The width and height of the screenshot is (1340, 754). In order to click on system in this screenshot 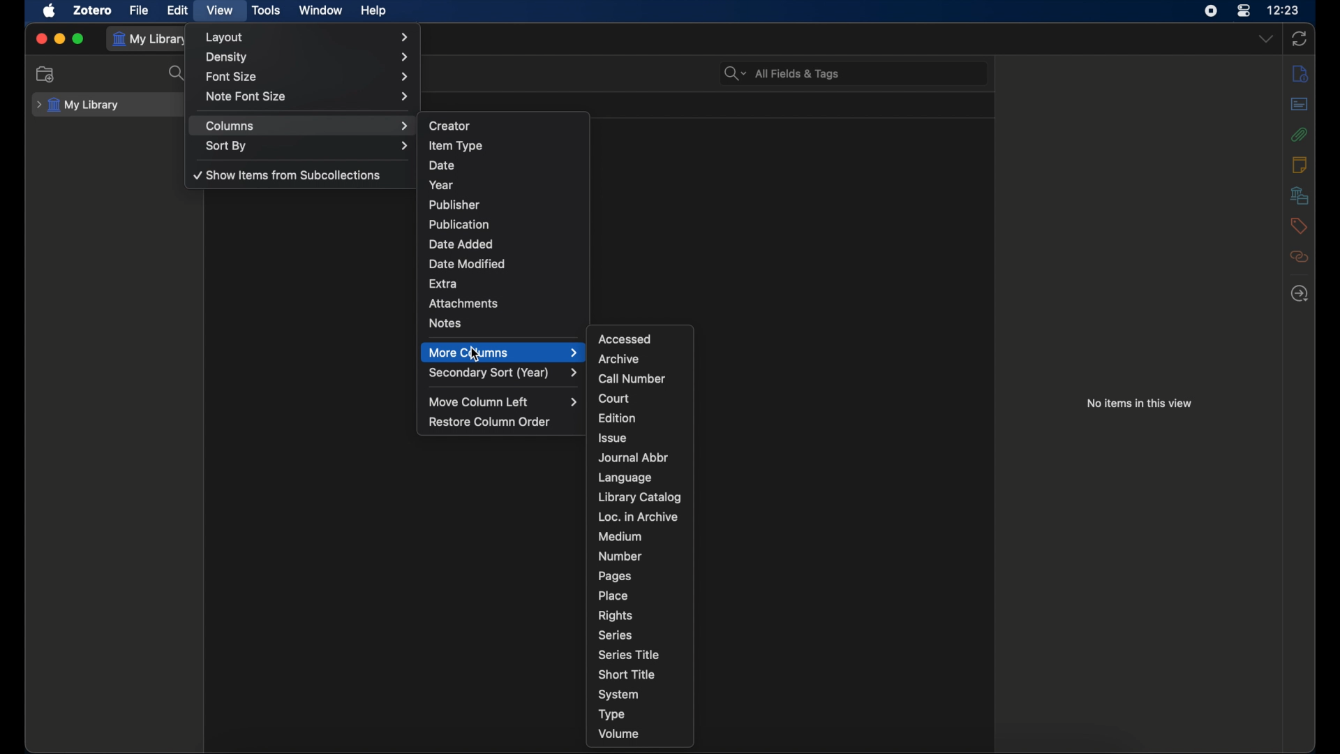, I will do `click(619, 695)`.